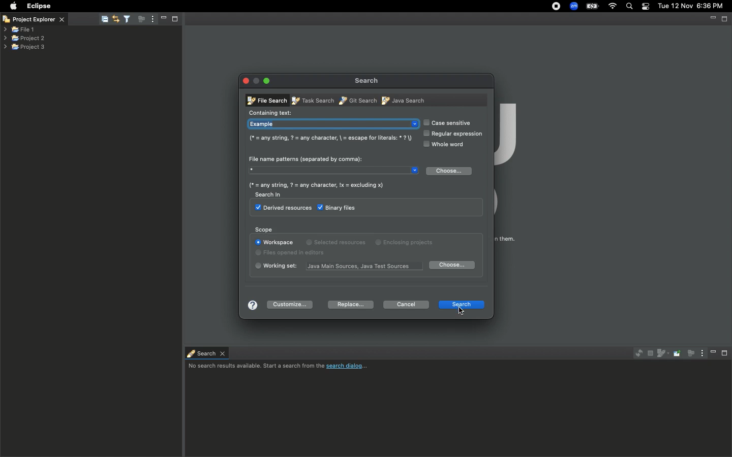 Image resolution: width=732 pixels, height=457 pixels. I want to click on Collapse all, so click(105, 20).